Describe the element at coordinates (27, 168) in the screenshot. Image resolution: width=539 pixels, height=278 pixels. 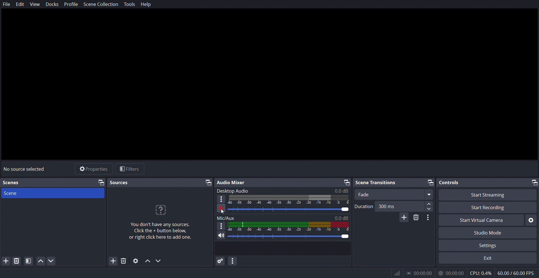
I see `no source selected` at that location.